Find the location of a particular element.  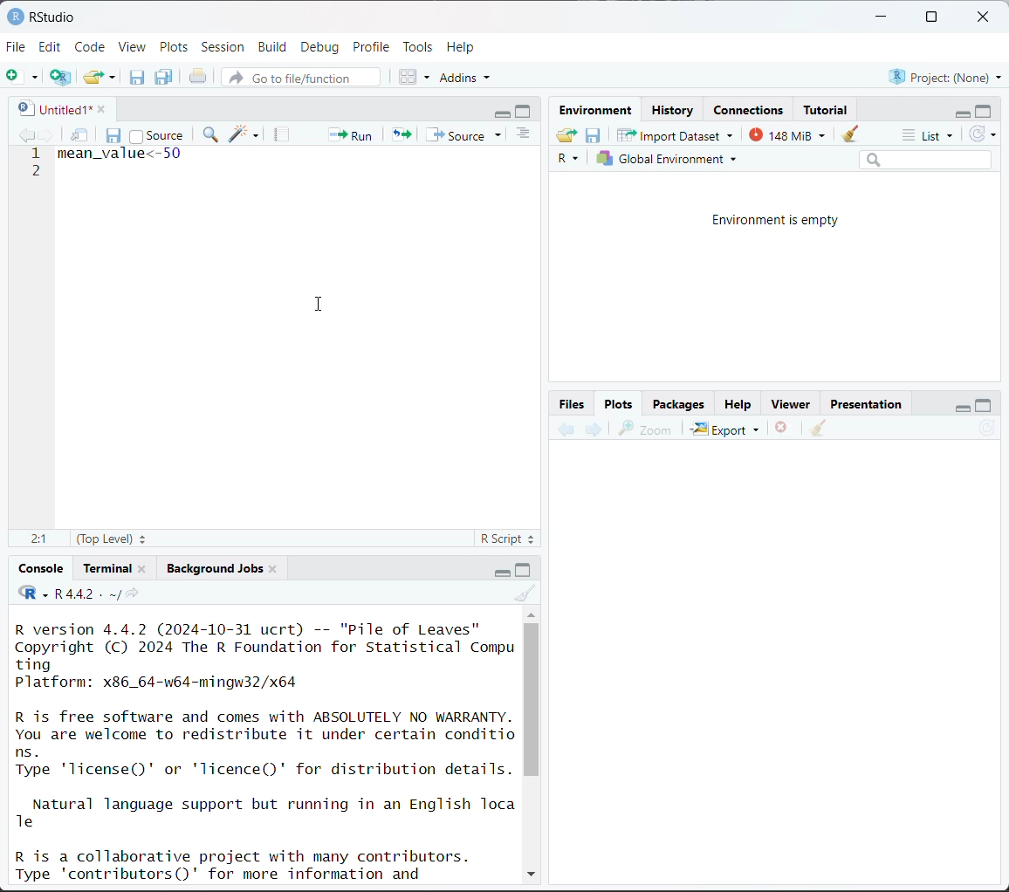

untitled1 is located at coordinates (51, 108).